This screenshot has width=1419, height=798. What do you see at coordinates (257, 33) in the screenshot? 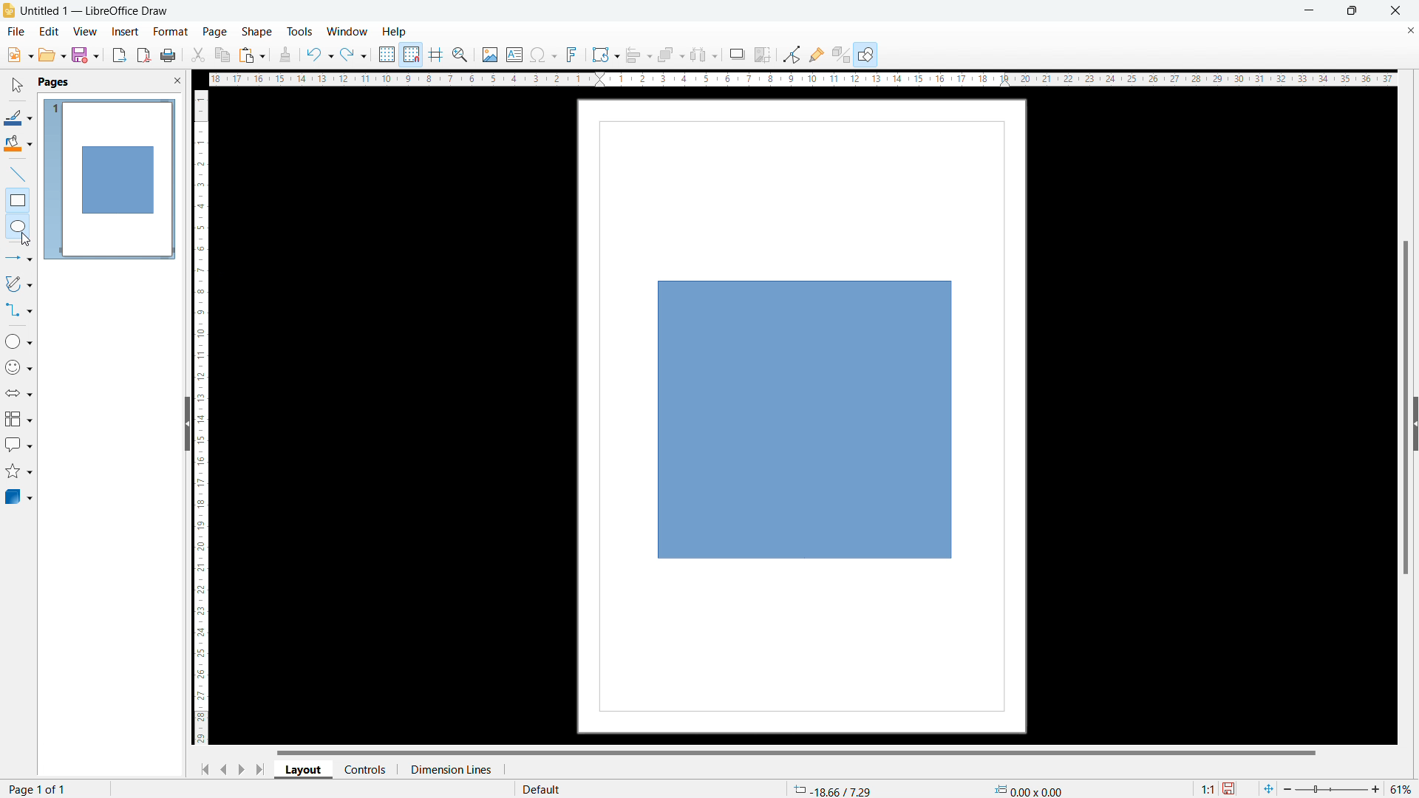
I see `shape` at bounding box center [257, 33].